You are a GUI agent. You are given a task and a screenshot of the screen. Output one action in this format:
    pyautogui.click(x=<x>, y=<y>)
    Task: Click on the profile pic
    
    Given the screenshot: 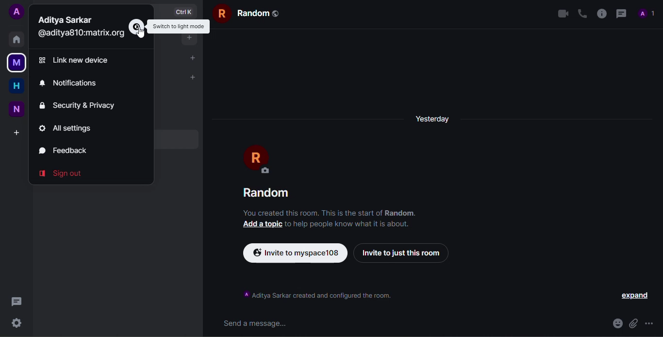 What is the action you would take?
    pyautogui.click(x=260, y=160)
    